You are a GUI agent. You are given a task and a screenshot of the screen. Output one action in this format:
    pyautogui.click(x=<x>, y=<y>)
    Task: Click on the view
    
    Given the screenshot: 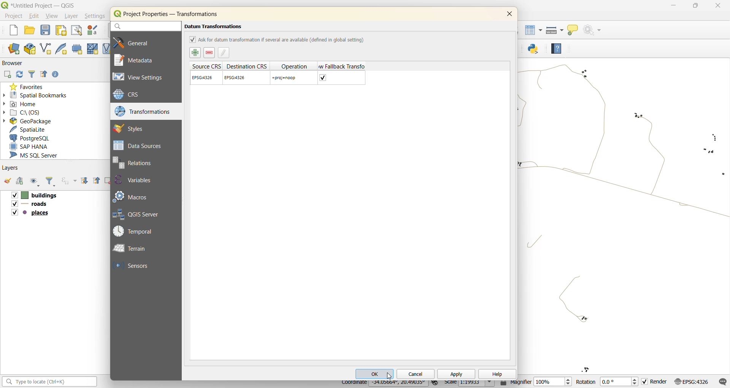 What is the action you would take?
    pyautogui.click(x=53, y=16)
    